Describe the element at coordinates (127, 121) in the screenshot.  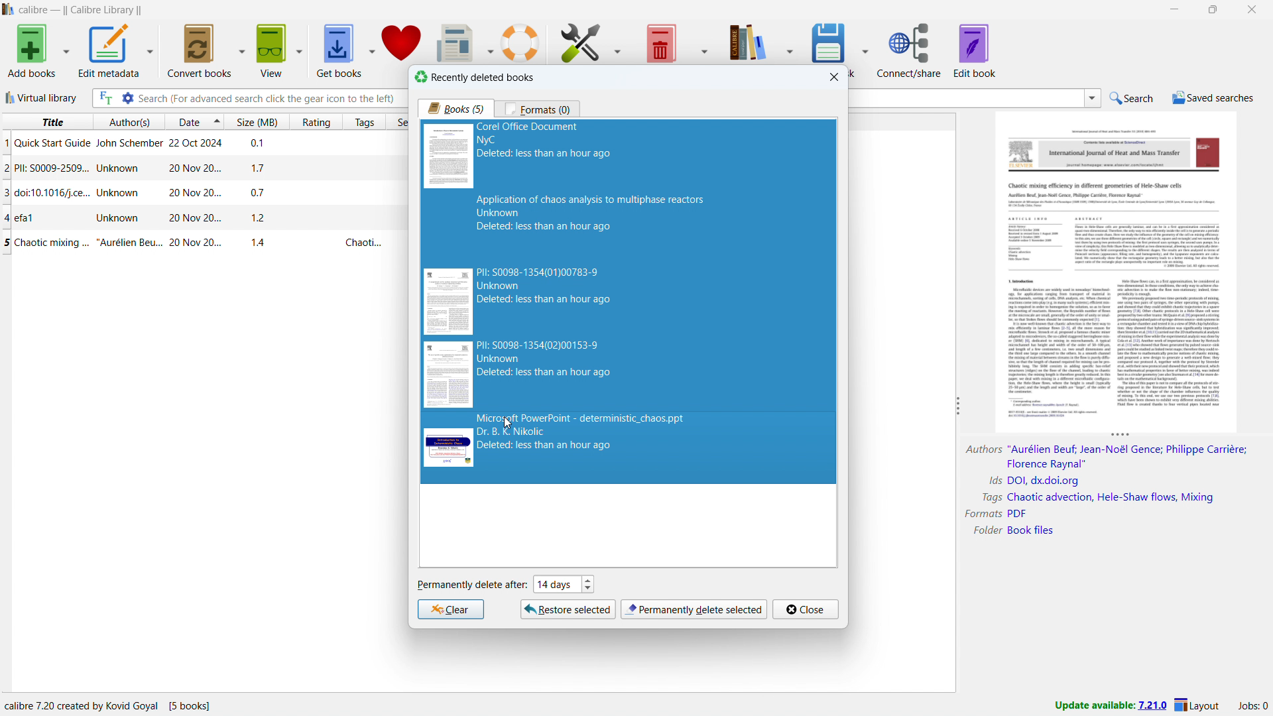
I see `sort by author` at that location.